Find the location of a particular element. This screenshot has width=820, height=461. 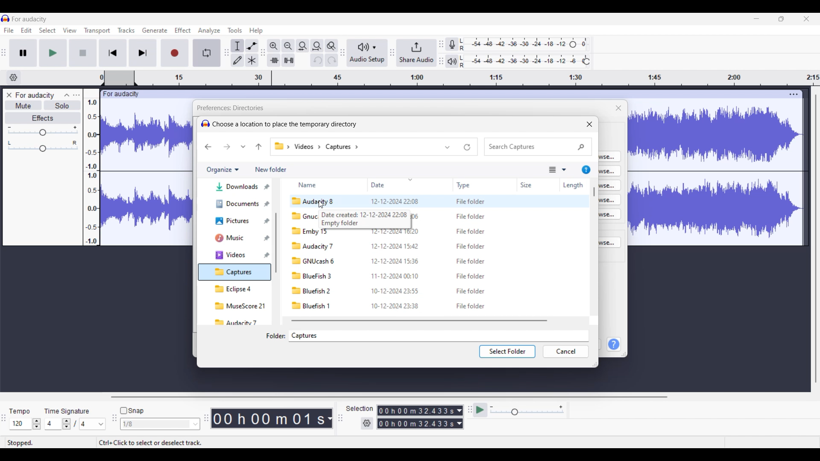

Help menu is located at coordinates (256, 31).